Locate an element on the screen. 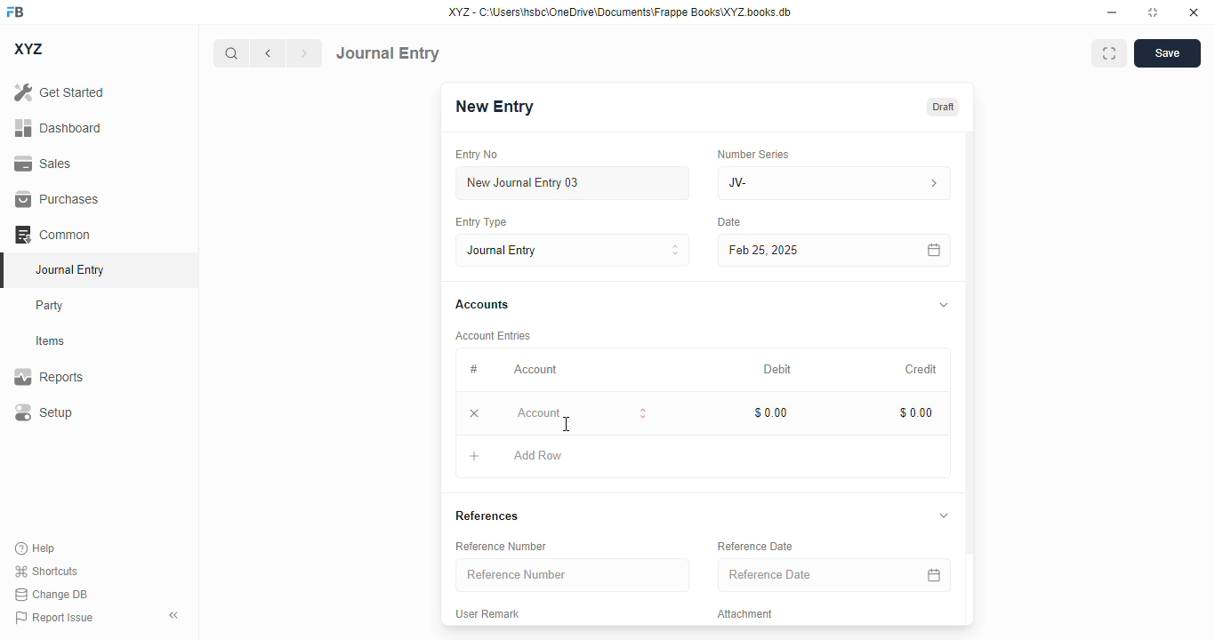 The width and height of the screenshot is (1215, 640). calendar icon is located at coordinates (934, 574).